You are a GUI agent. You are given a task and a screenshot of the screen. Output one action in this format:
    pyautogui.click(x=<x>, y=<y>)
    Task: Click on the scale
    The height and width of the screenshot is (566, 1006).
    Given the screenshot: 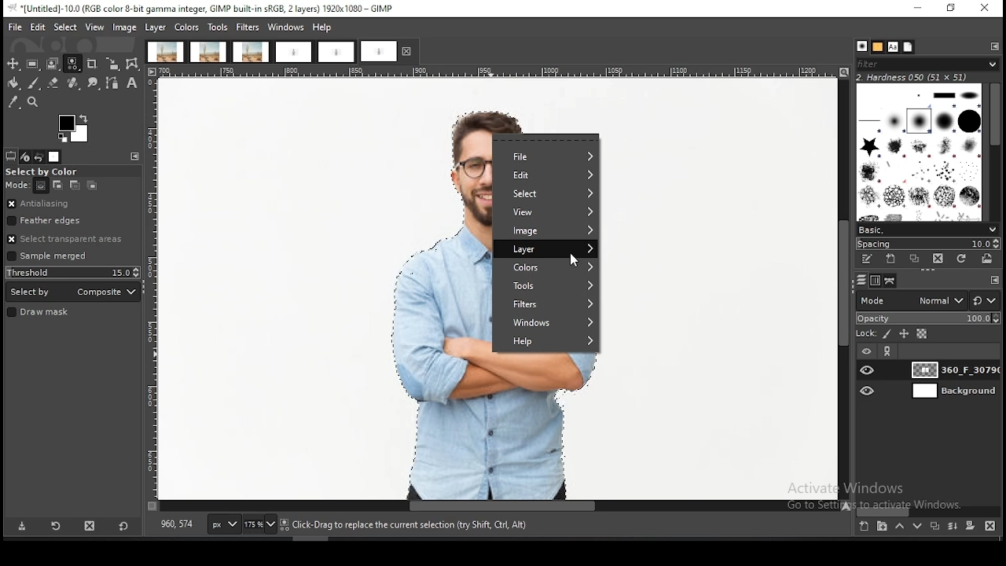 What is the action you would take?
    pyautogui.click(x=501, y=72)
    